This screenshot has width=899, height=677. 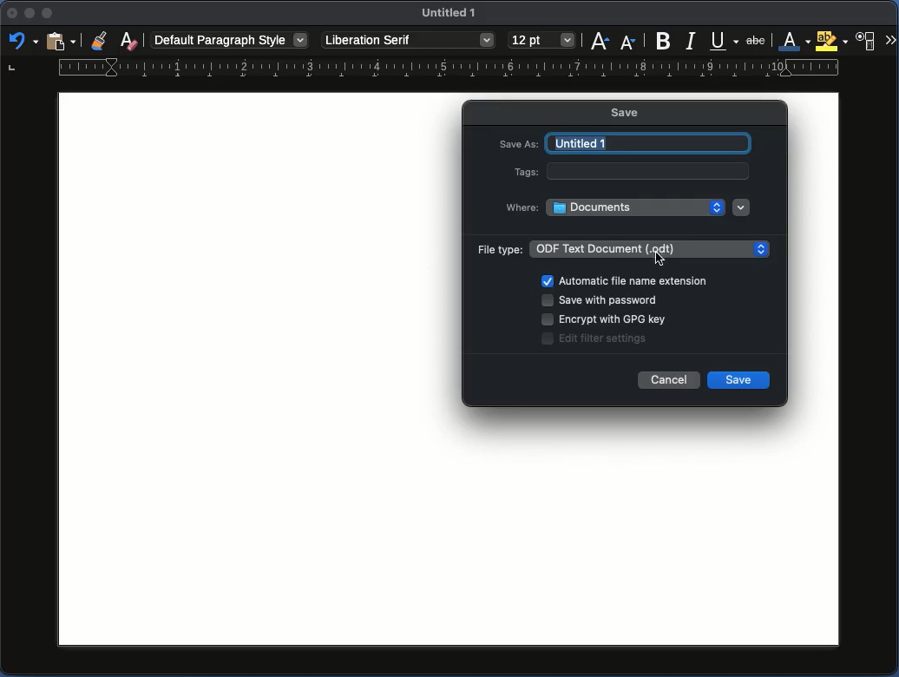 What do you see at coordinates (607, 319) in the screenshot?
I see `Encrypt with GPG key` at bounding box center [607, 319].